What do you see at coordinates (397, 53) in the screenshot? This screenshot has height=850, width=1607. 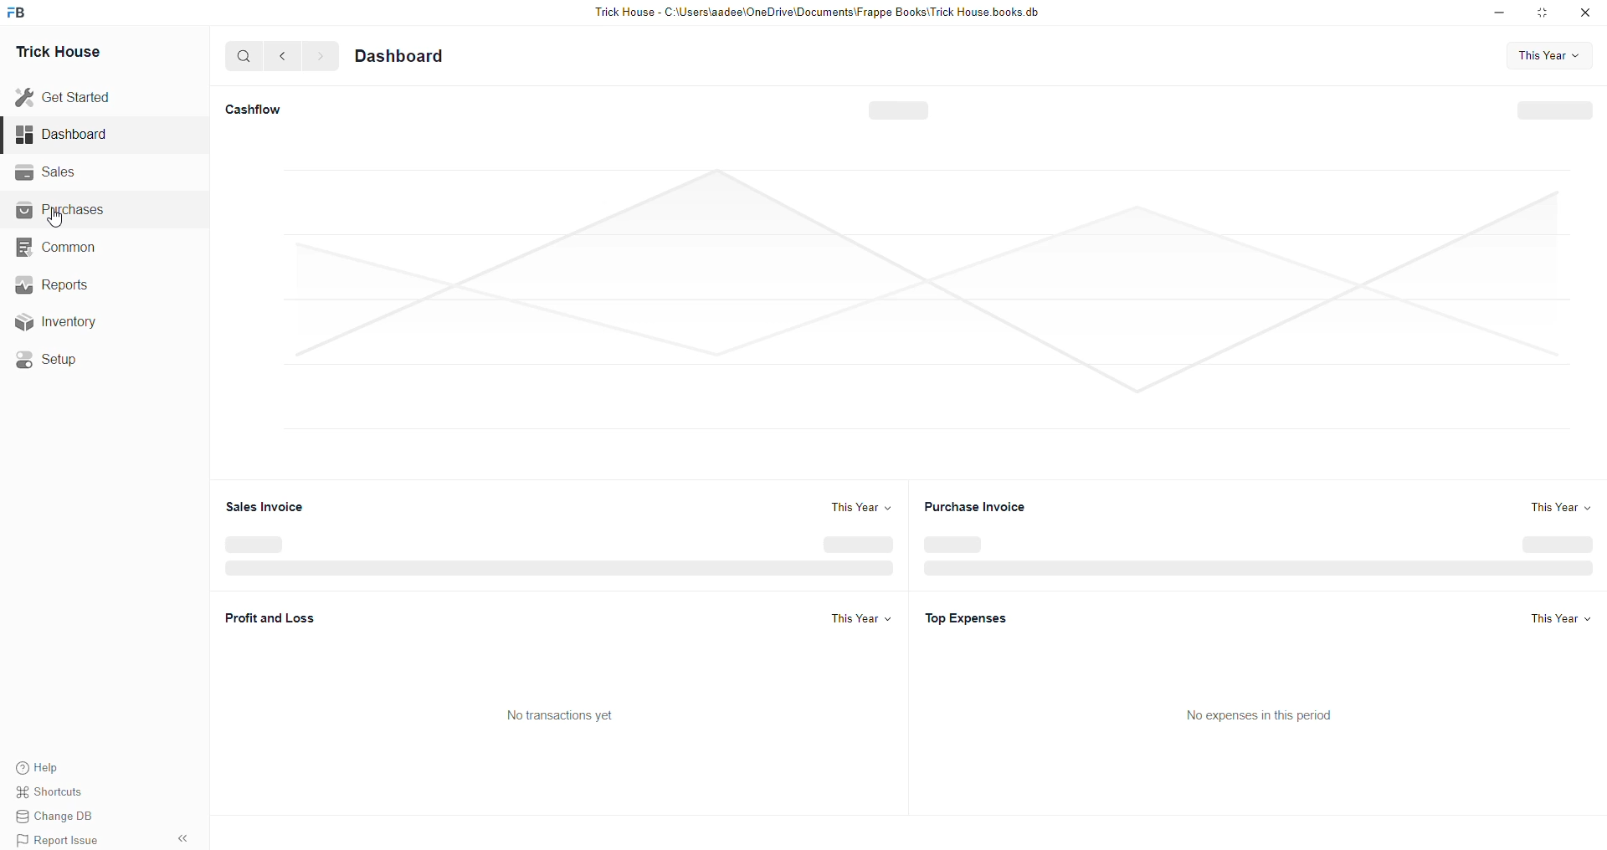 I see `Dashboard` at bounding box center [397, 53].